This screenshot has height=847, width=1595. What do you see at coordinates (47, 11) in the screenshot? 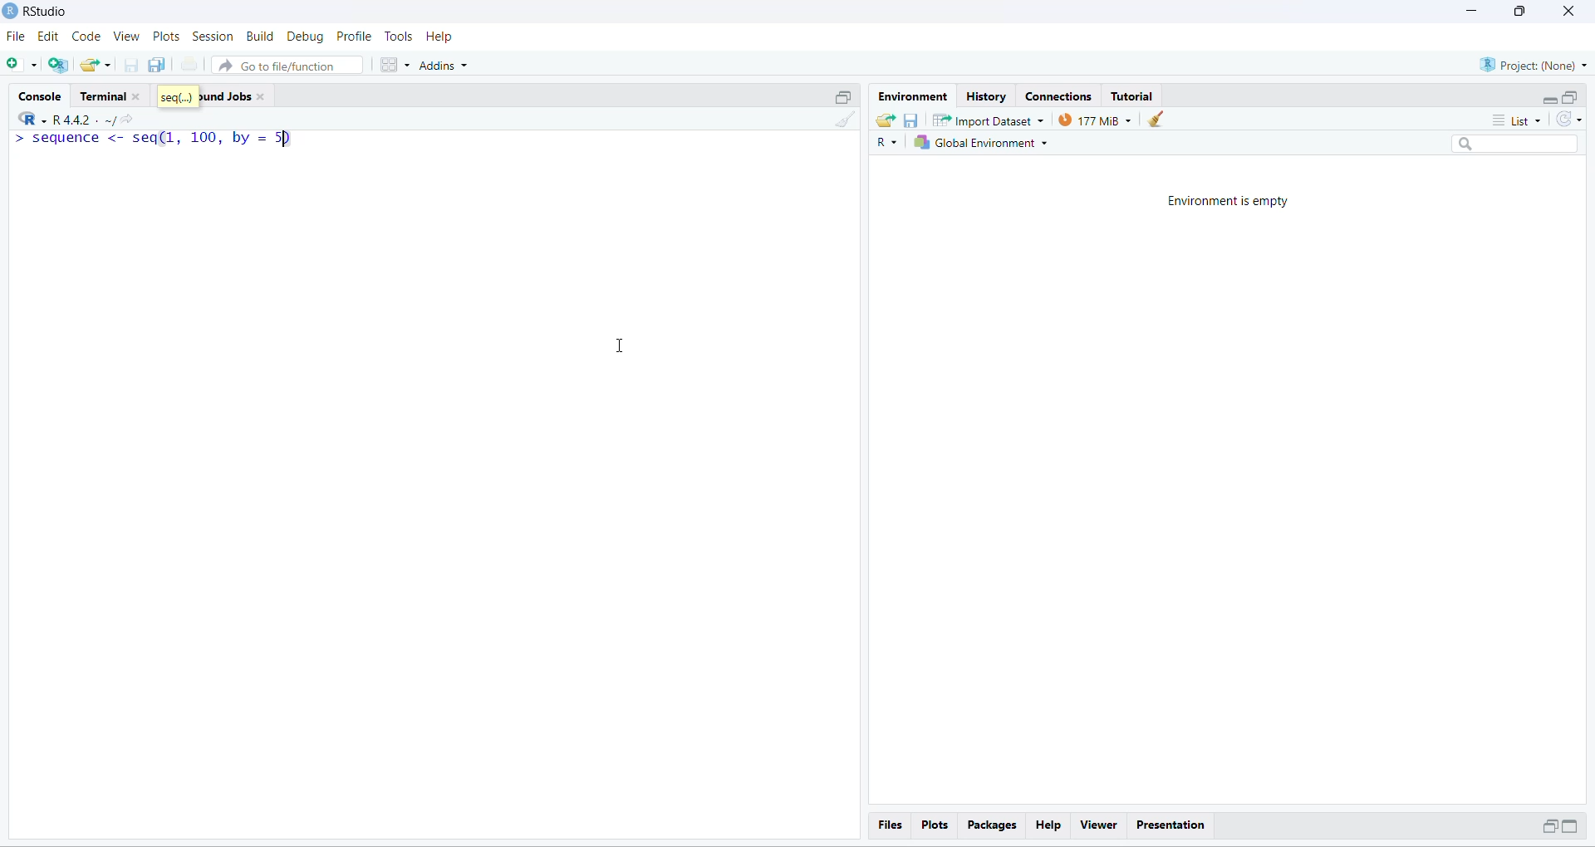
I see `RStudio` at bounding box center [47, 11].